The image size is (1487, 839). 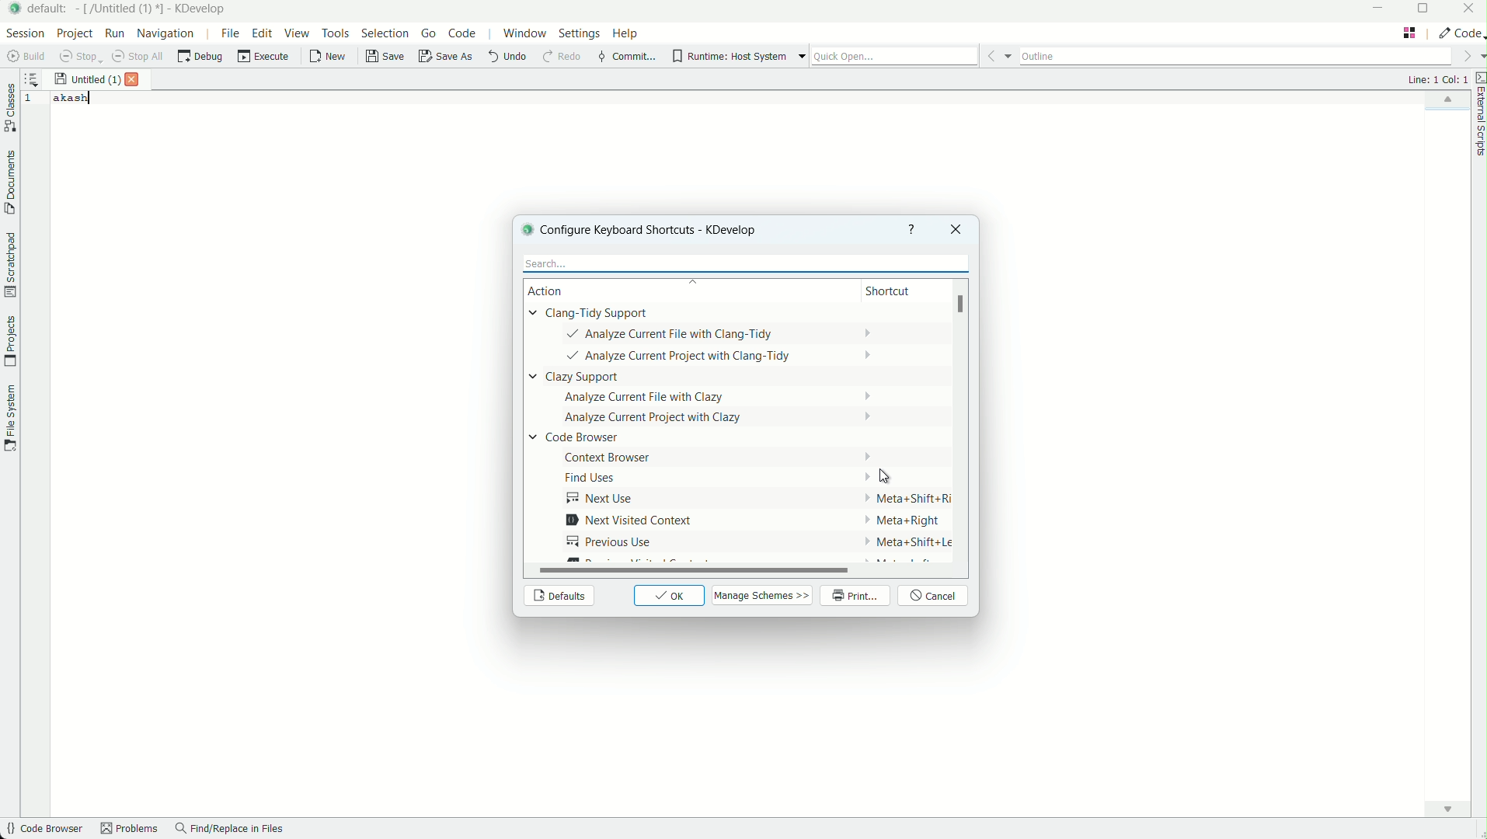 What do you see at coordinates (1426, 10) in the screenshot?
I see `maximize or restore` at bounding box center [1426, 10].